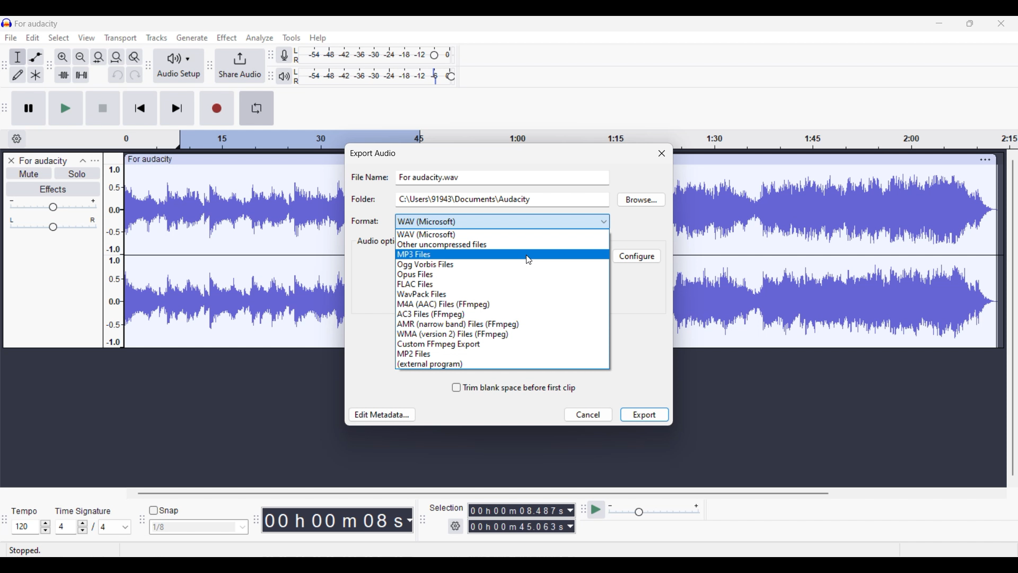  I want to click on Duration measurement, so click(570, 526).